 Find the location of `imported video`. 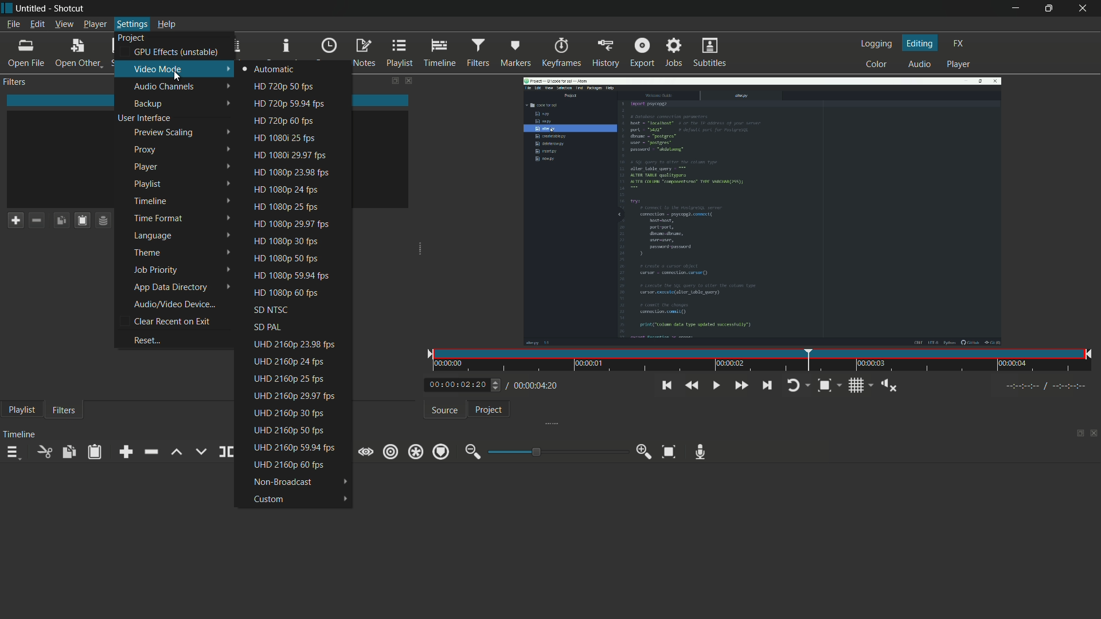

imported video is located at coordinates (762, 209).